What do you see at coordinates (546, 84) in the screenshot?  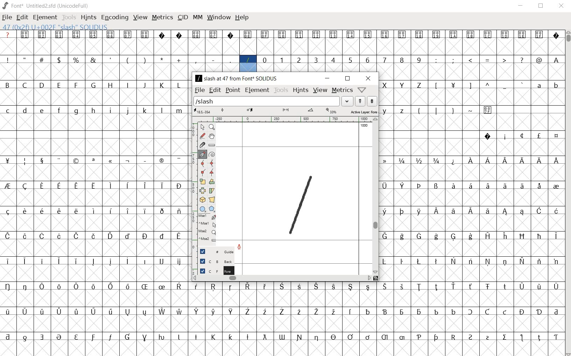 I see `a b` at bounding box center [546, 84].